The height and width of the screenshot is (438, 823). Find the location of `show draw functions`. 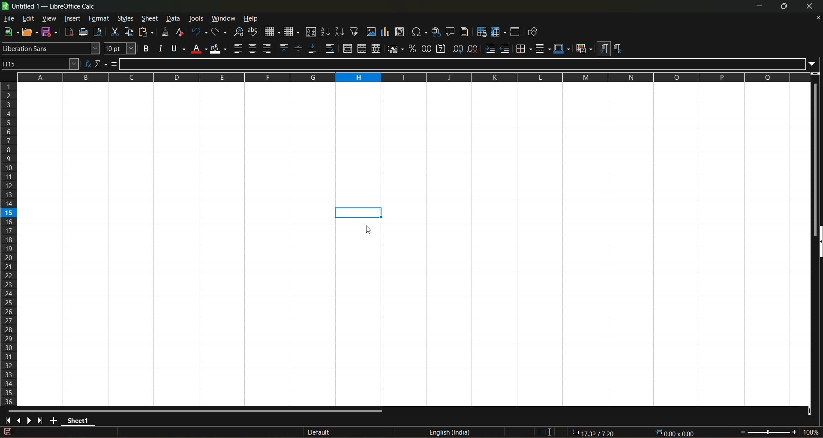

show draw functions is located at coordinates (532, 31).